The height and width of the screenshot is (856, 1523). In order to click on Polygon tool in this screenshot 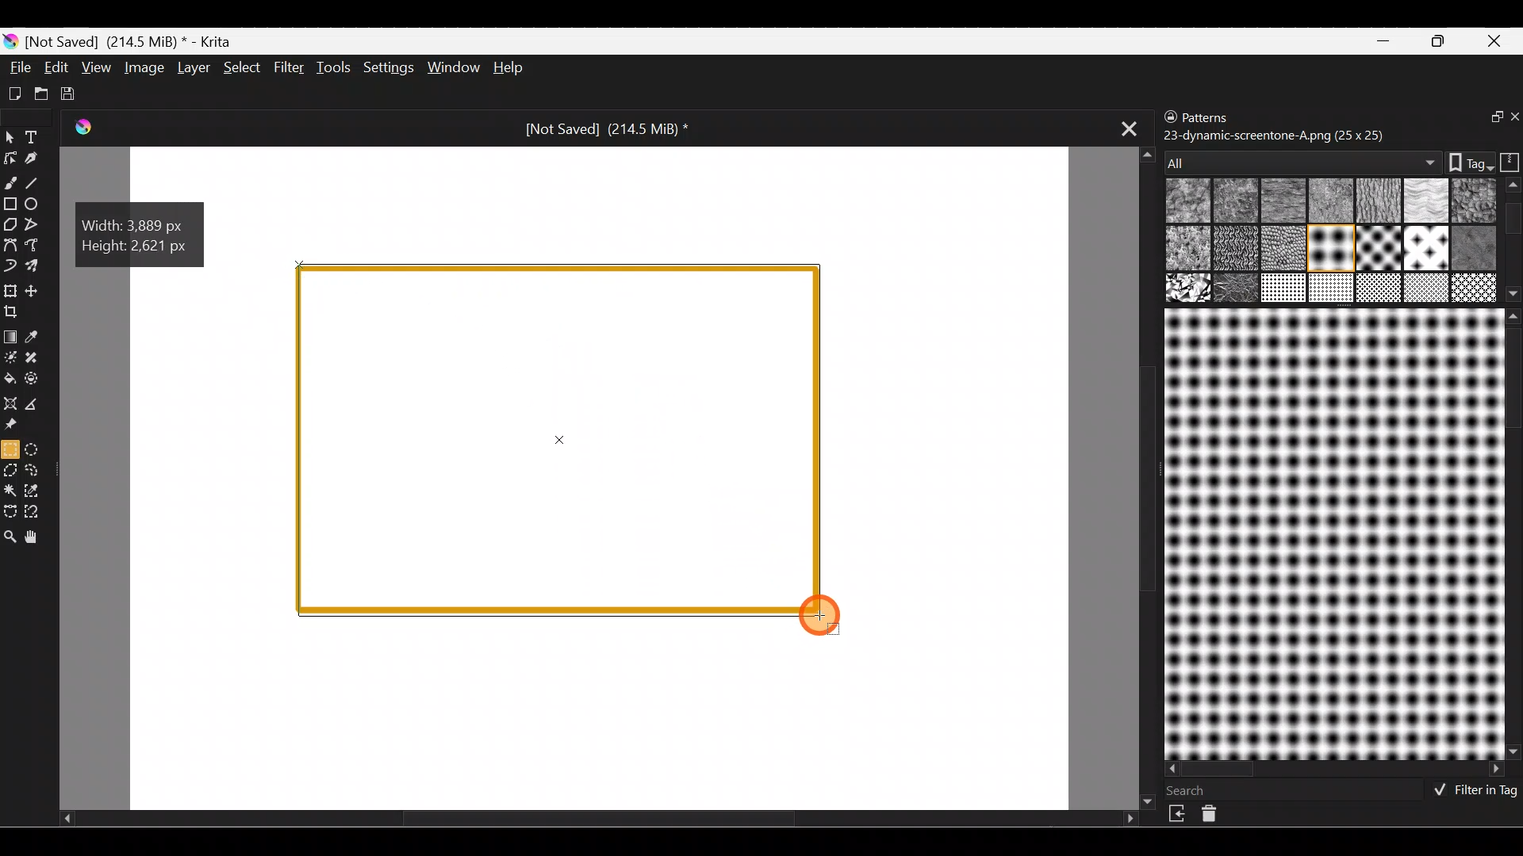, I will do `click(10, 222)`.